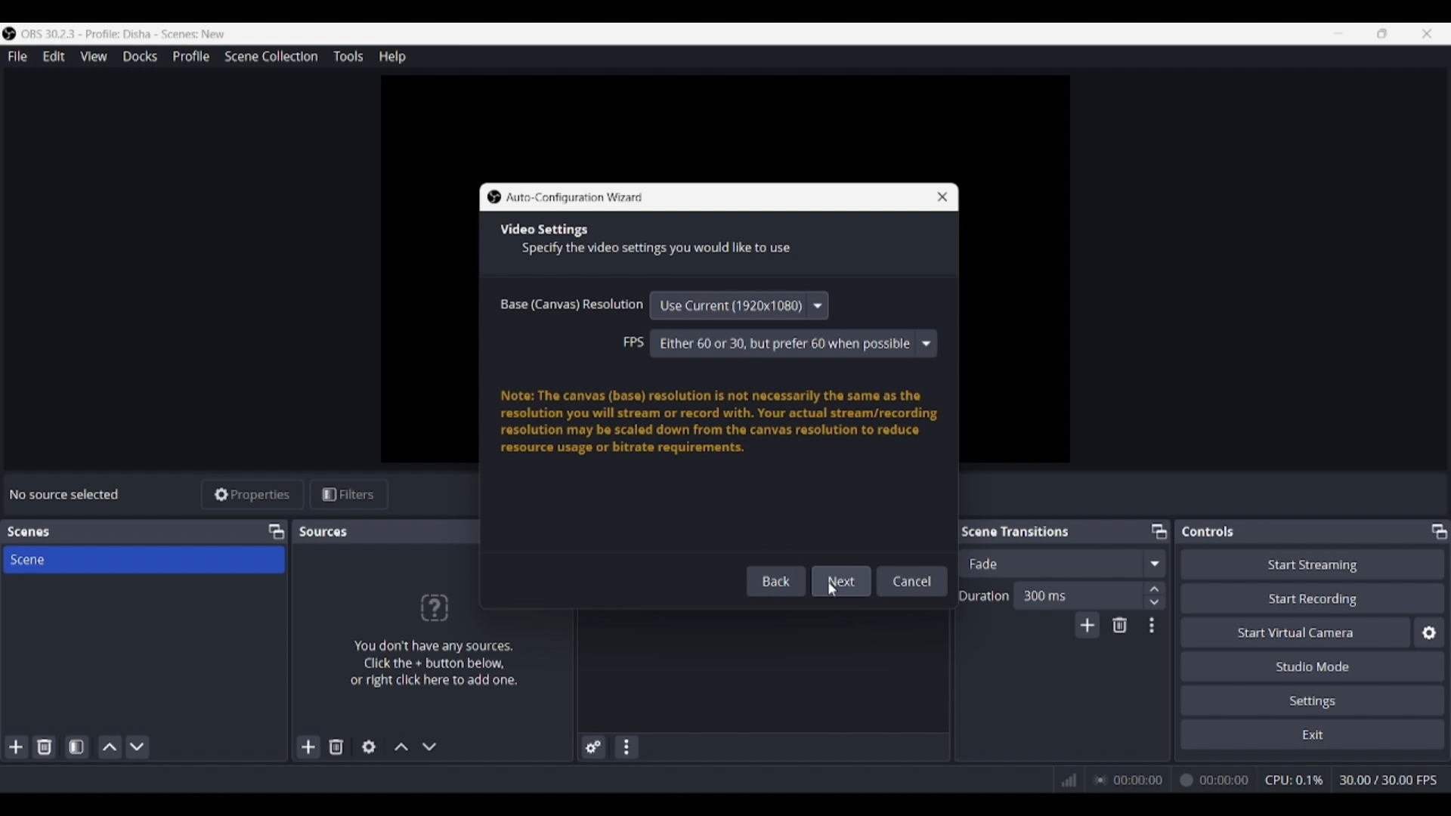 The width and height of the screenshot is (1451, 816). Describe the element at coordinates (984, 595) in the screenshot. I see `Indicates duration` at that location.